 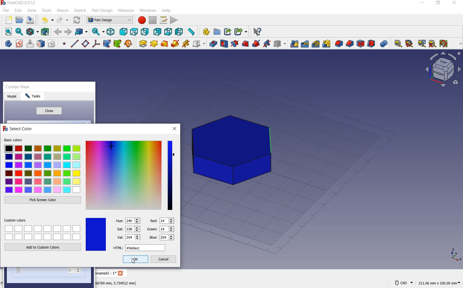 What do you see at coordinates (327, 44) in the screenshot?
I see `Create Multi Transform` at bounding box center [327, 44].